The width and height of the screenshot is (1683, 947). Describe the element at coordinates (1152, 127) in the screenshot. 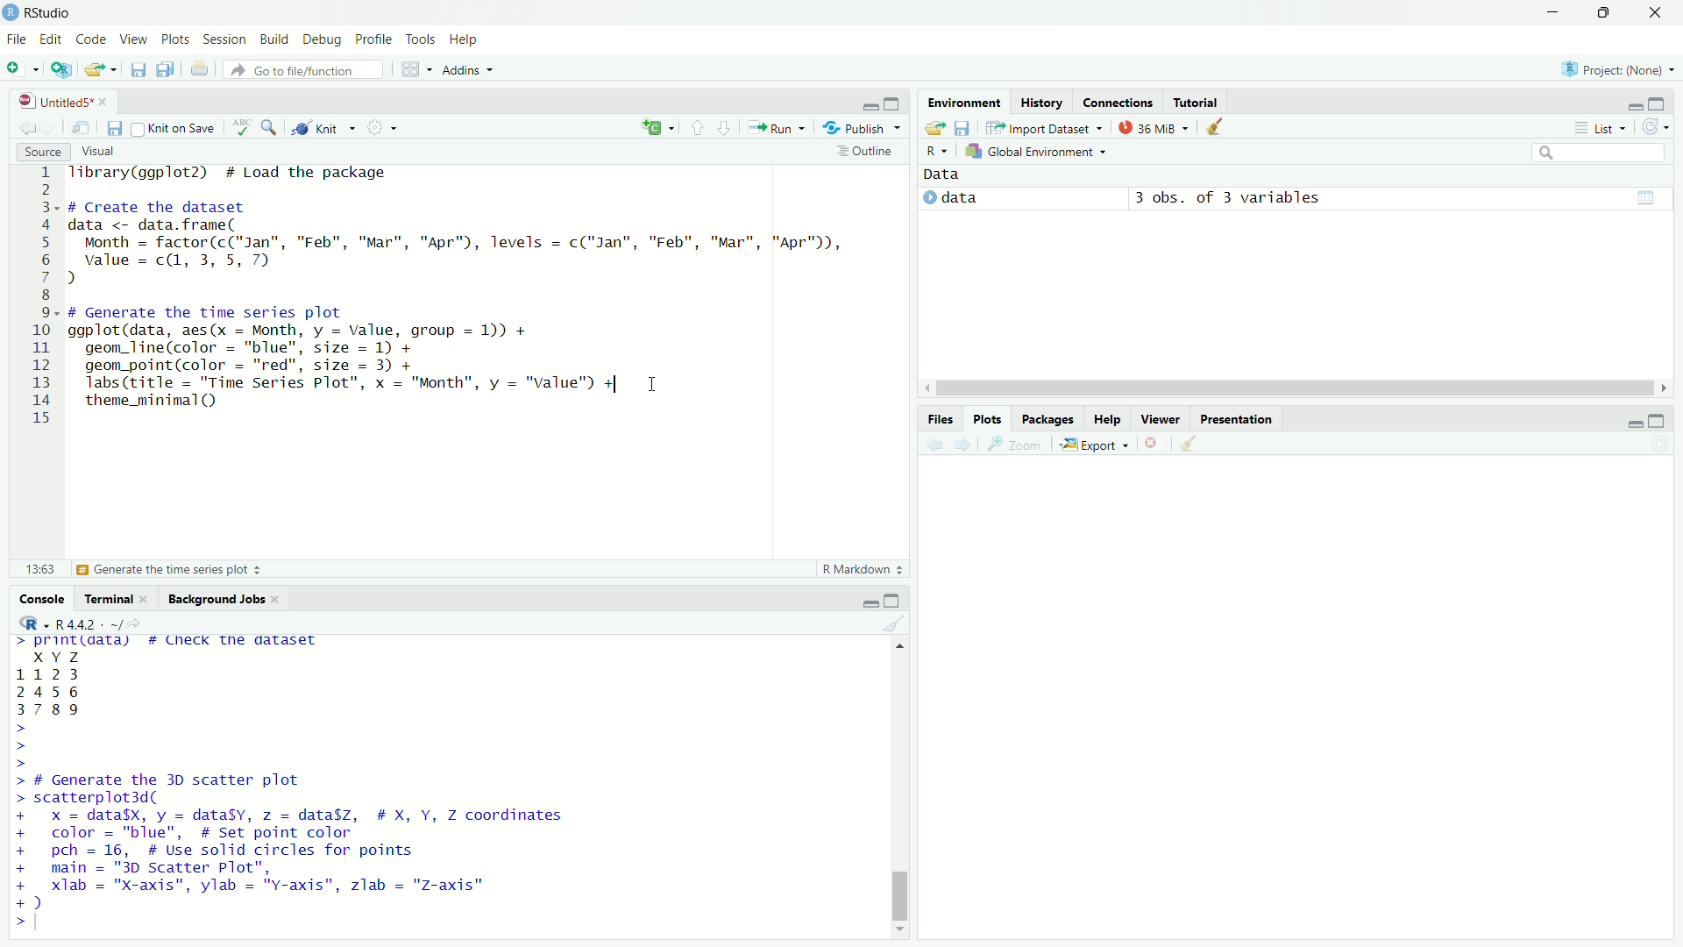

I see `36 MiB` at that location.